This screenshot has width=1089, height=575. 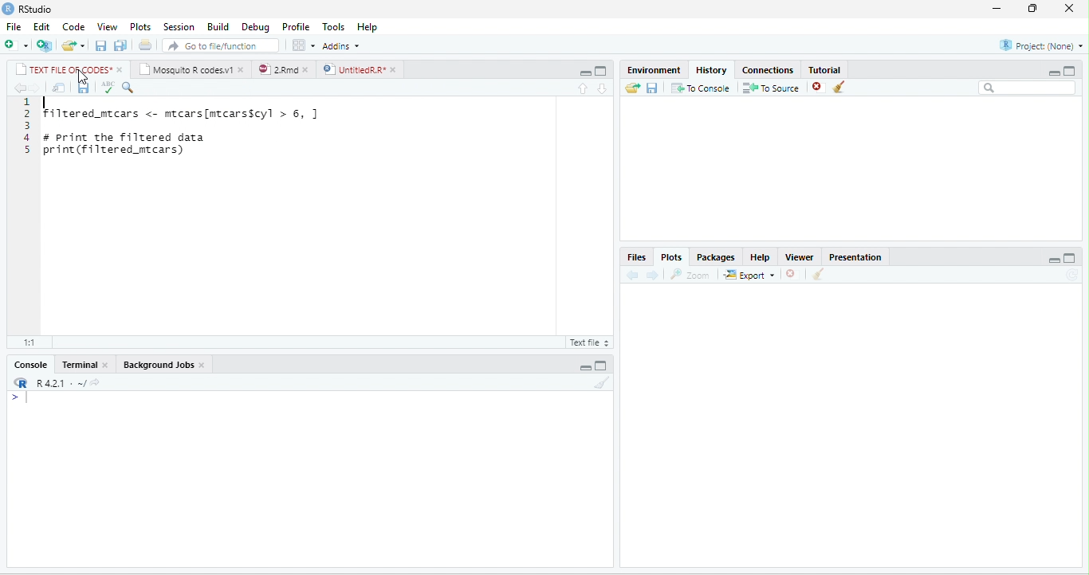 I want to click on close, so click(x=202, y=366).